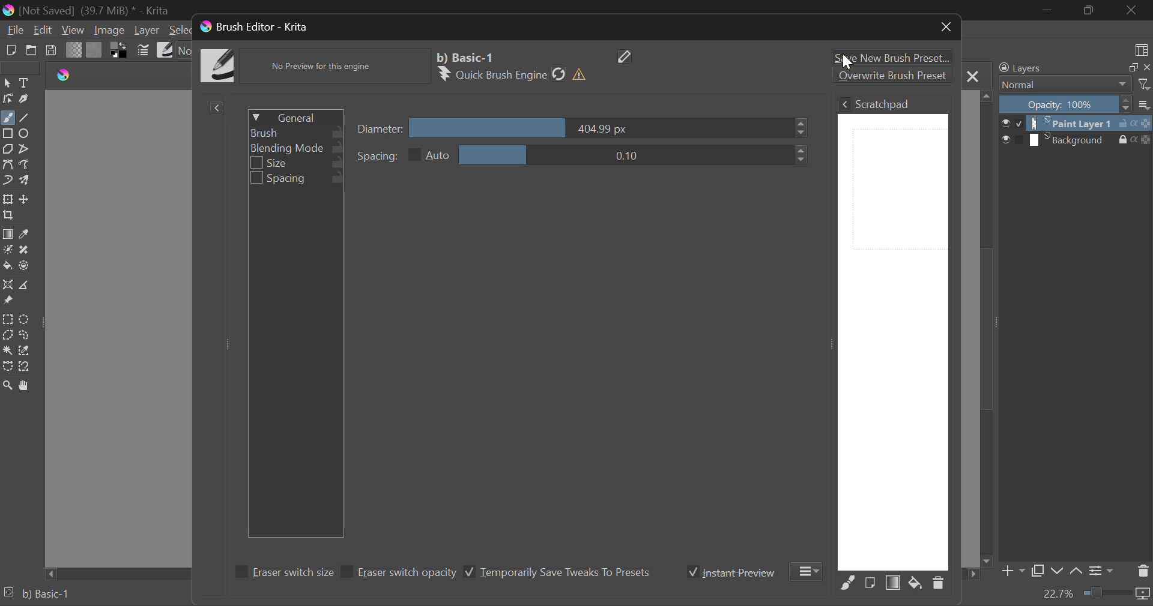 The image size is (1153, 606). I want to click on Show Presets, so click(216, 109).